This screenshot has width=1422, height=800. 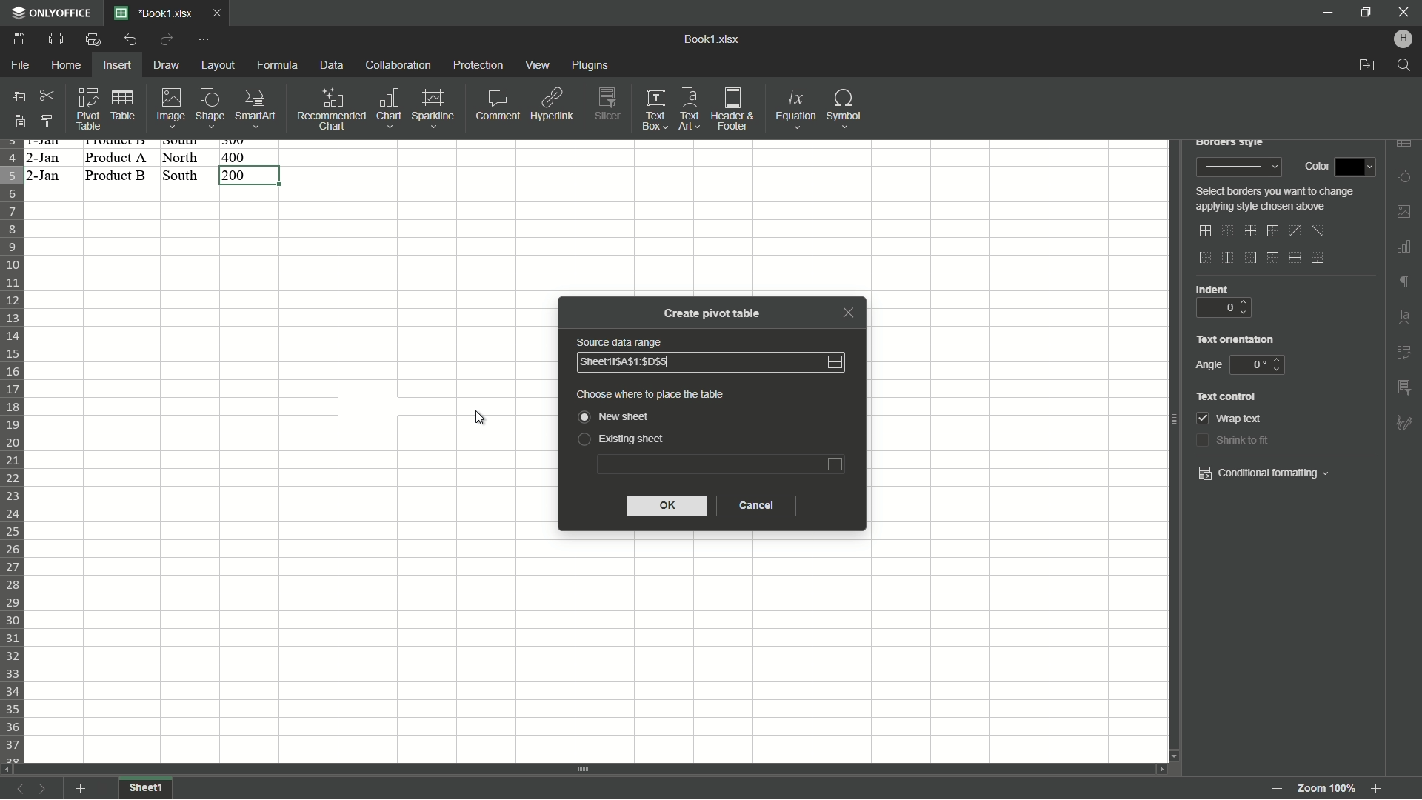 What do you see at coordinates (1246, 313) in the screenshot?
I see `down` at bounding box center [1246, 313].